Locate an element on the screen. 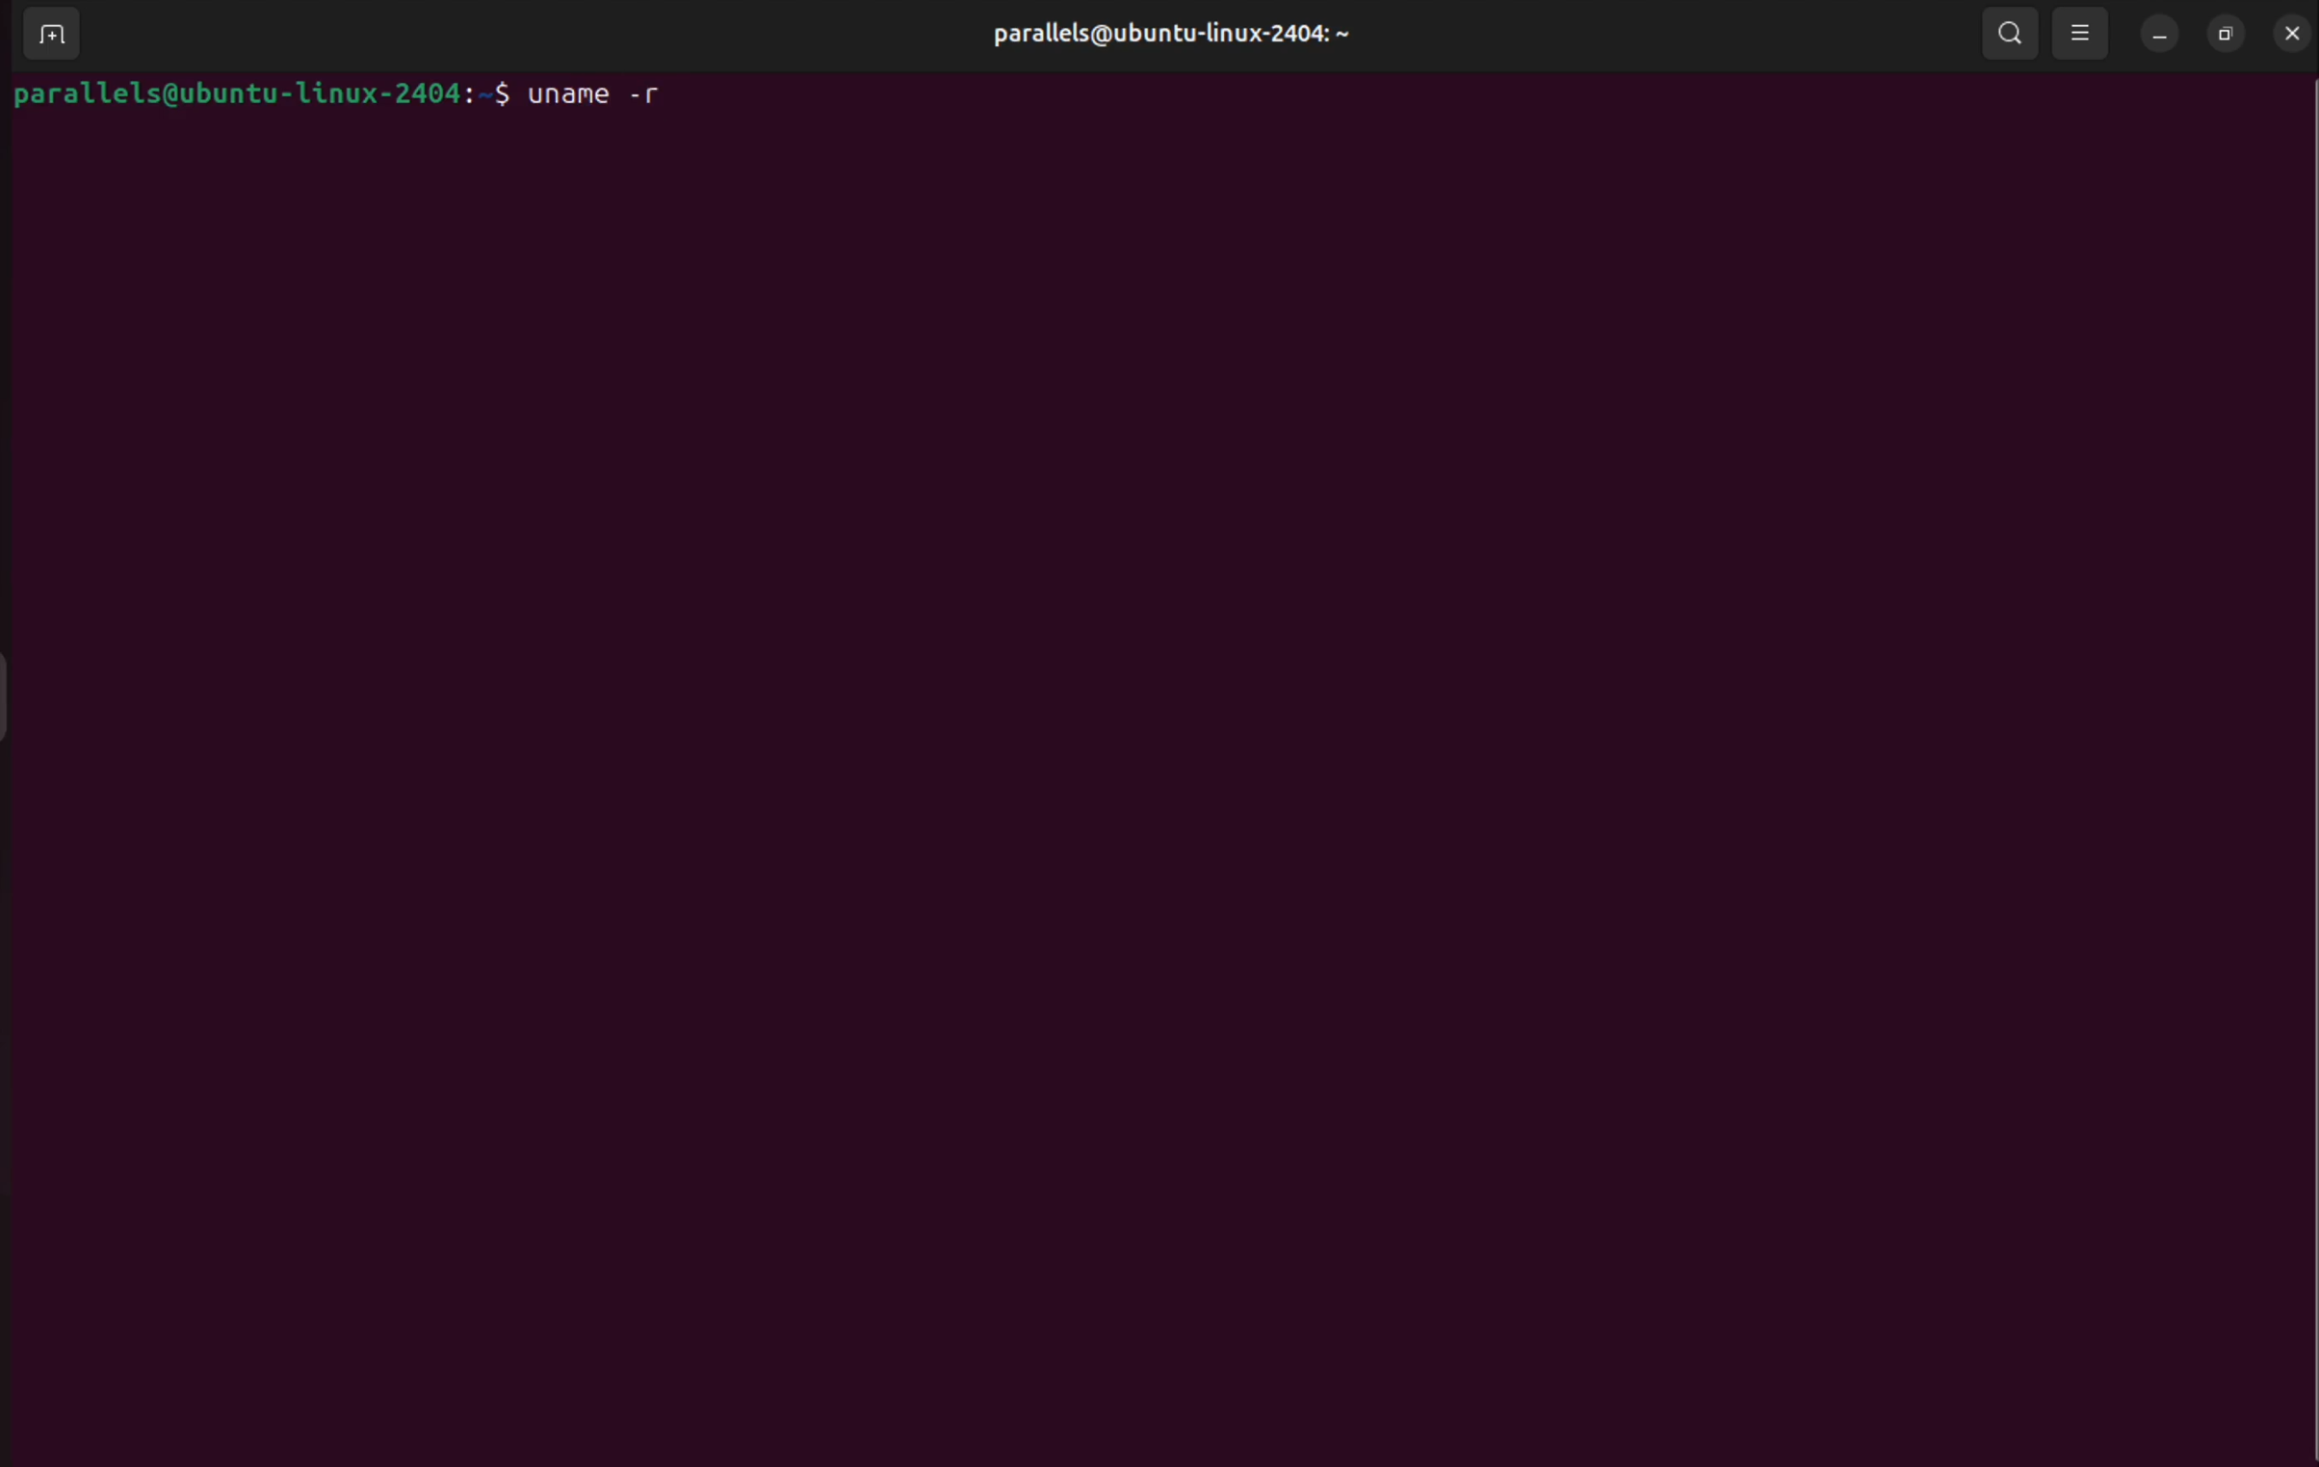 The image size is (2319, 1467). parallels@ubuntu-linux-2404: ~$ is located at coordinates (257, 93).